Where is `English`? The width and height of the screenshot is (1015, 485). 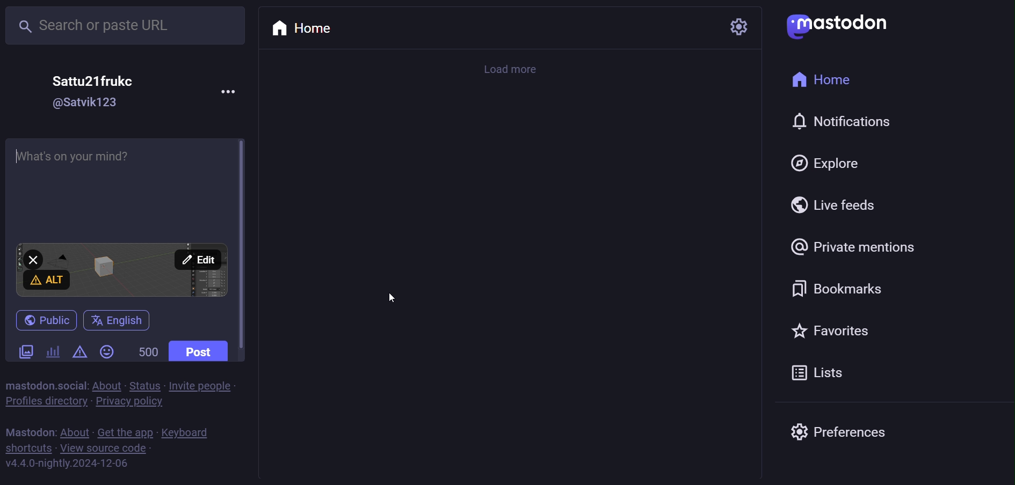 English is located at coordinates (117, 320).